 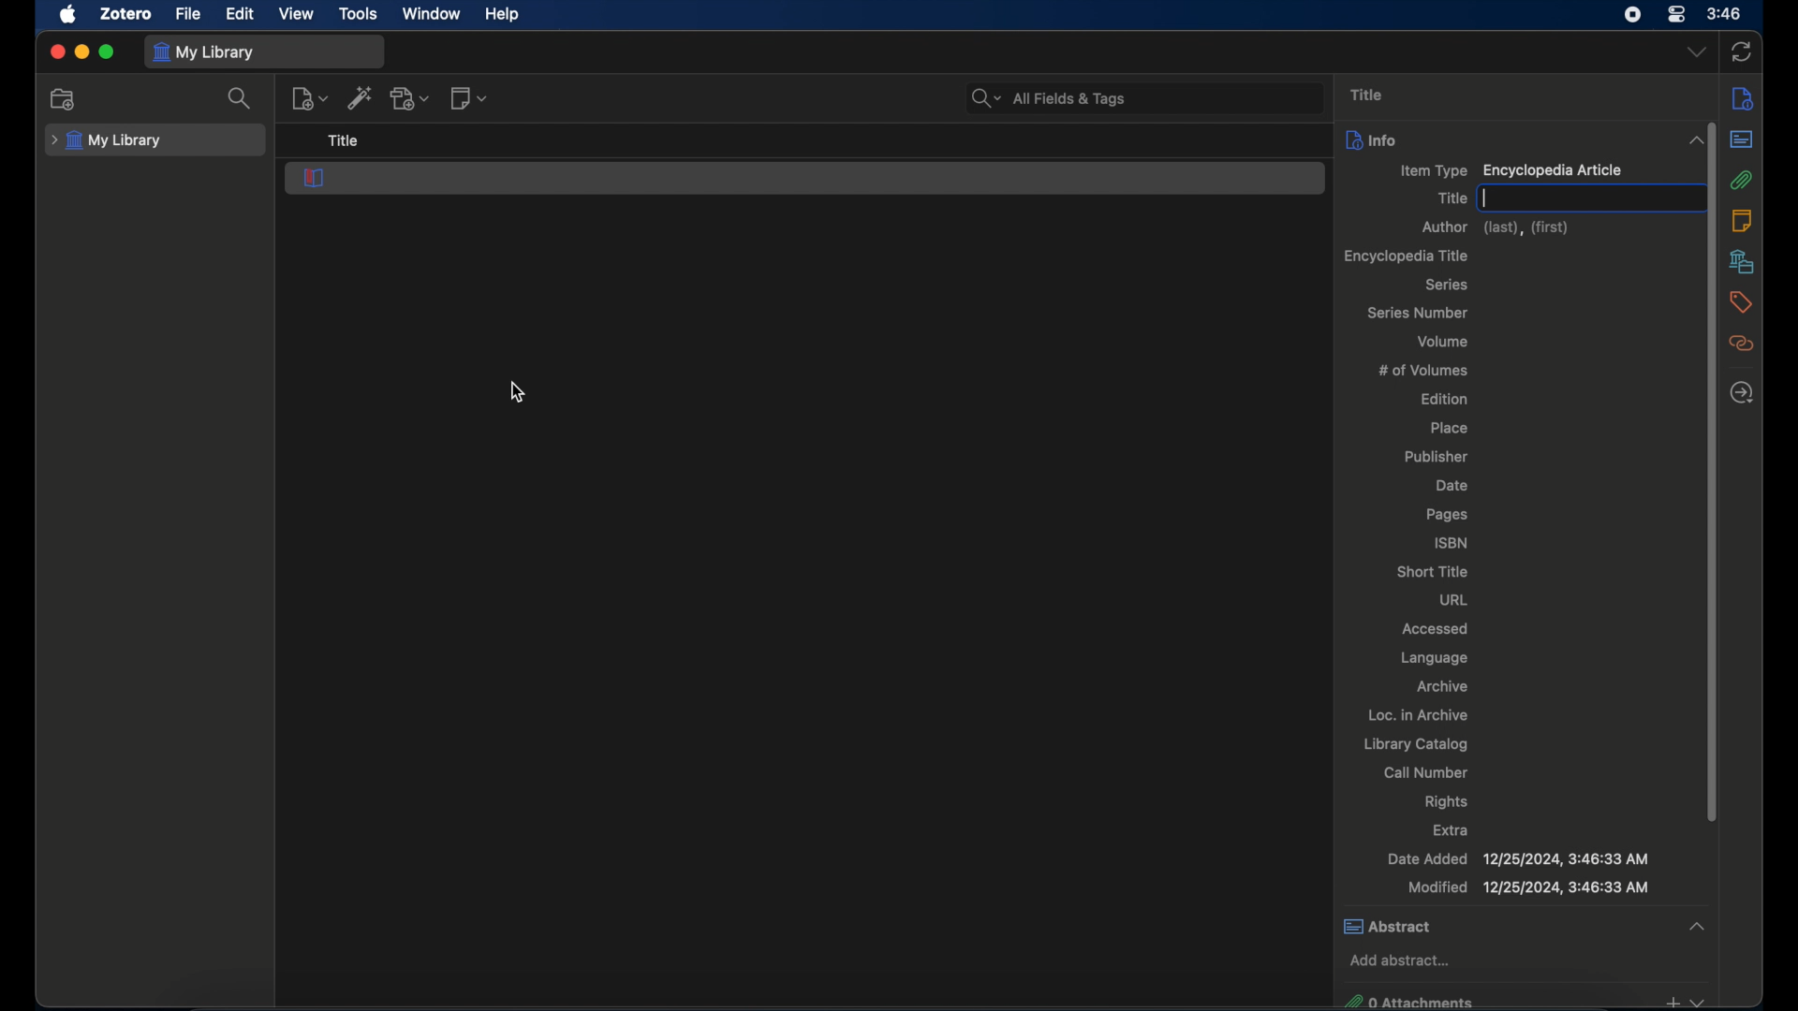 I want to click on series number, so click(x=1420, y=313).